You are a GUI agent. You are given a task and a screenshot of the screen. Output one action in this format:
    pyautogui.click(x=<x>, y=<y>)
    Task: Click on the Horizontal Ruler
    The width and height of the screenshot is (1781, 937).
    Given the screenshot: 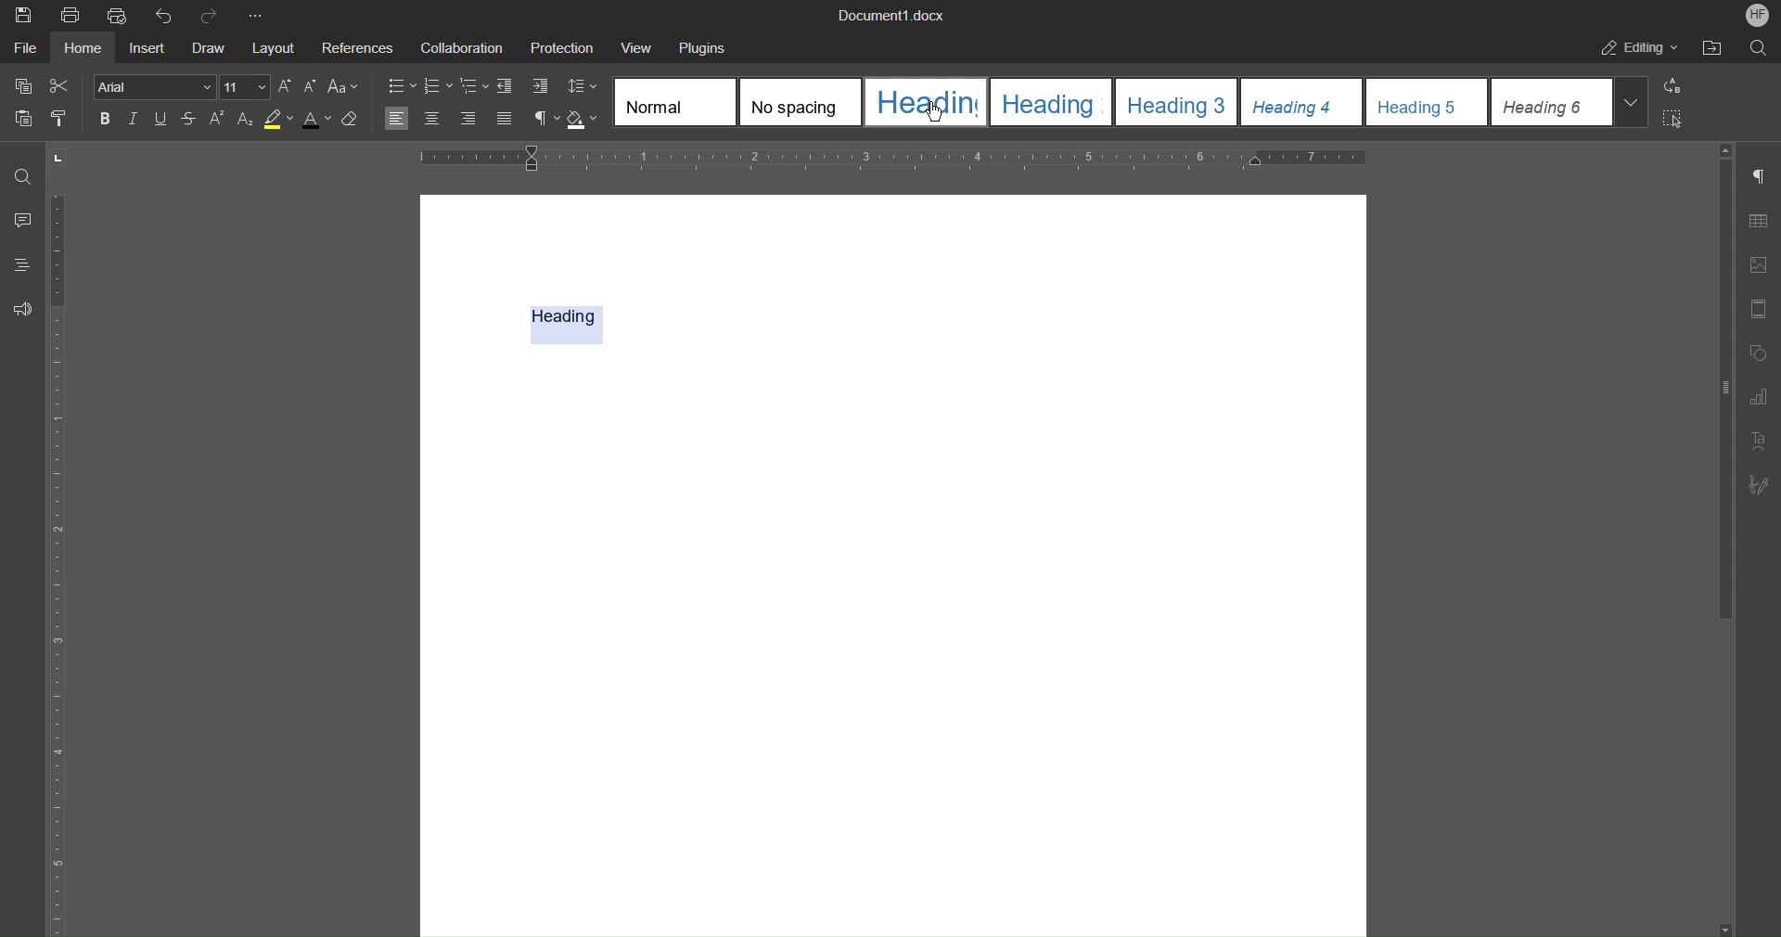 What is the action you would take?
    pyautogui.click(x=893, y=158)
    